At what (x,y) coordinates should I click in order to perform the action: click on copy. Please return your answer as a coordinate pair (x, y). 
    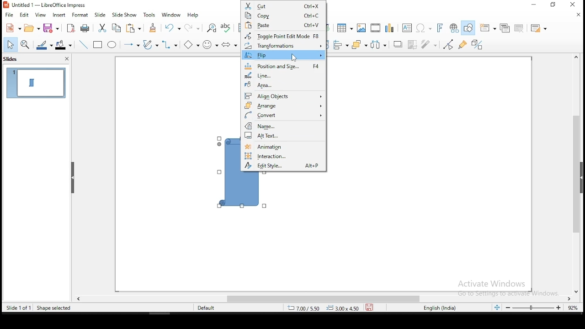
    Looking at the image, I should click on (284, 15).